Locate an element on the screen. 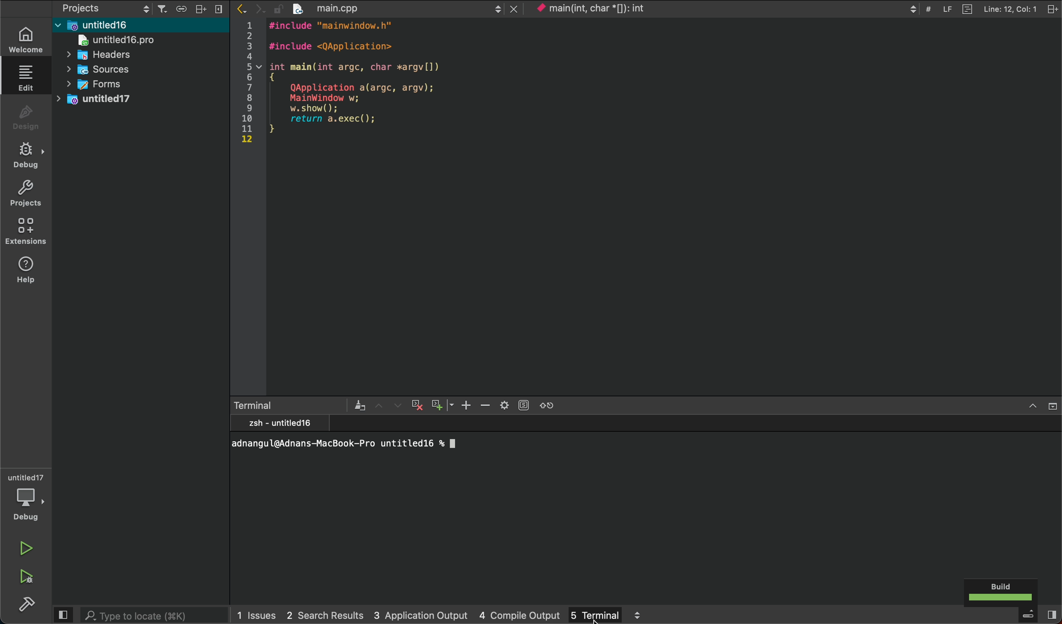 This screenshot has height=624, width=1062. cursor is located at coordinates (594, 619).